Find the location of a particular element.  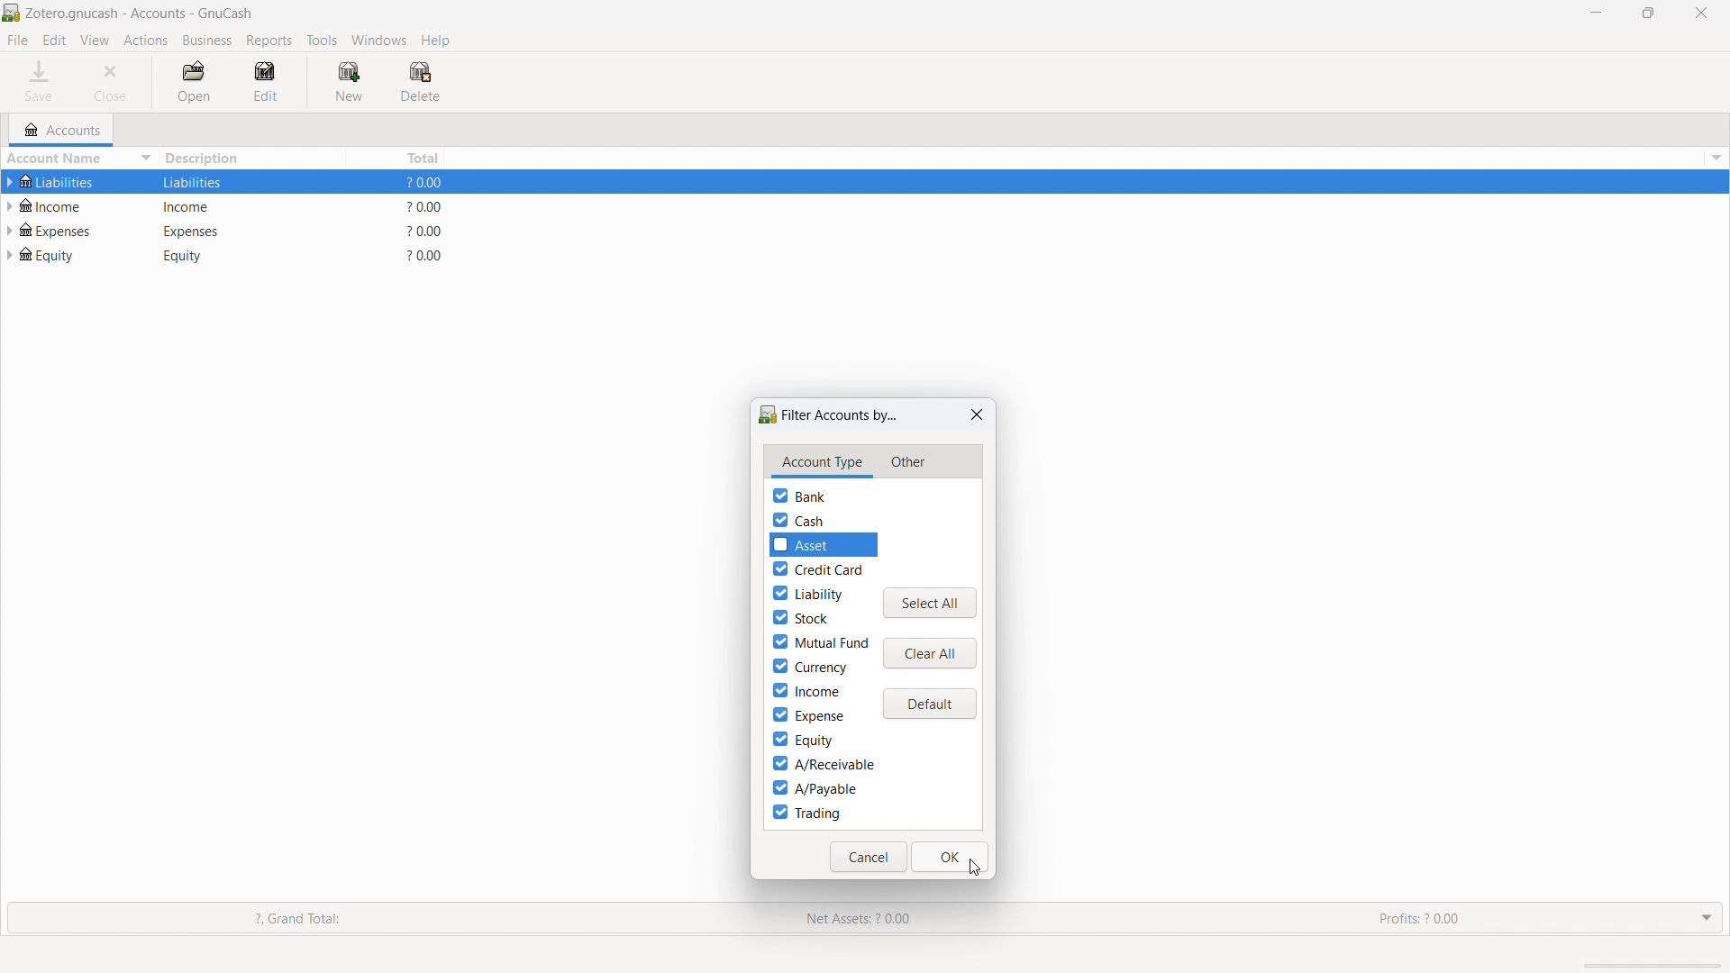

sort by account name is located at coordinates (79, 160).